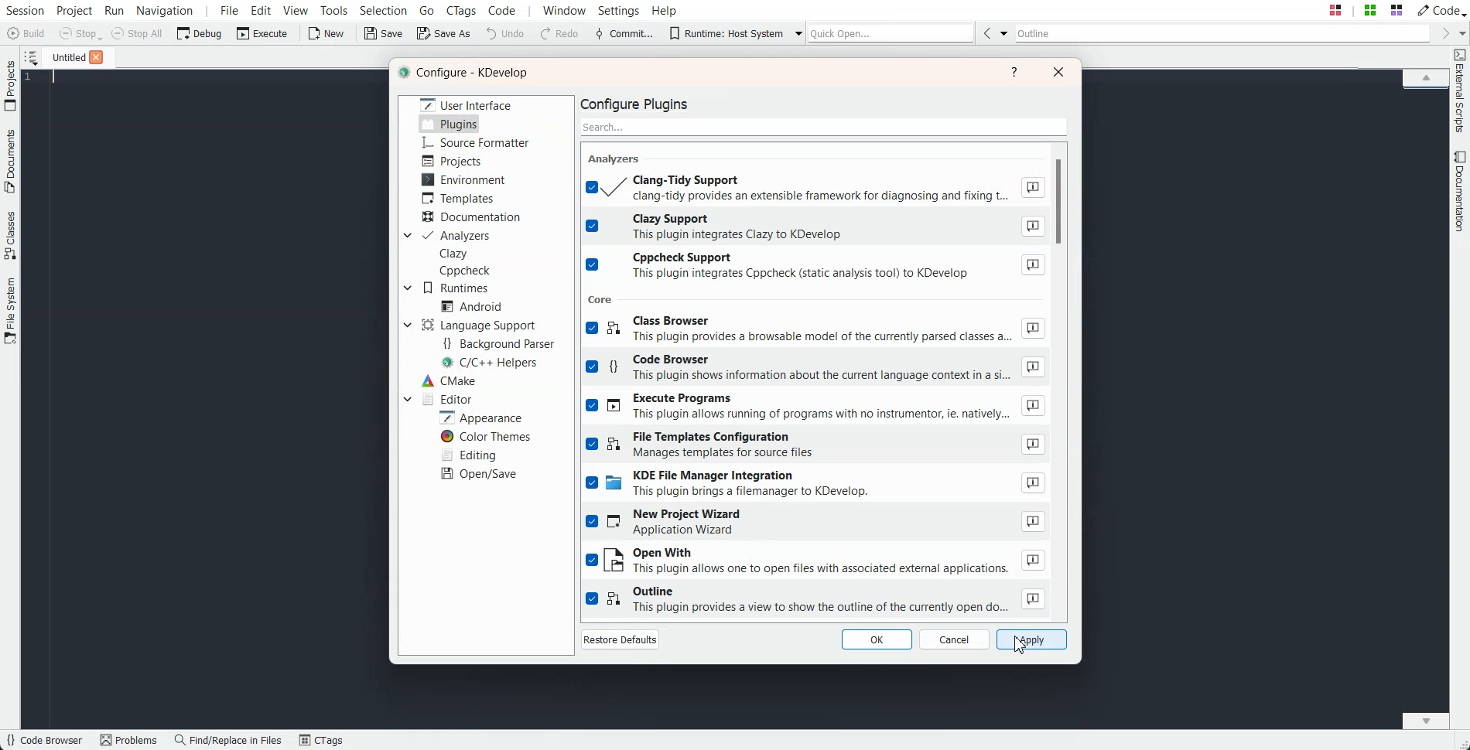 This screenshot has width=1470, height=750. What do you see at coordinates (640, 103) in the screenshot?
I see `Text` at bounding box center [640, 103].